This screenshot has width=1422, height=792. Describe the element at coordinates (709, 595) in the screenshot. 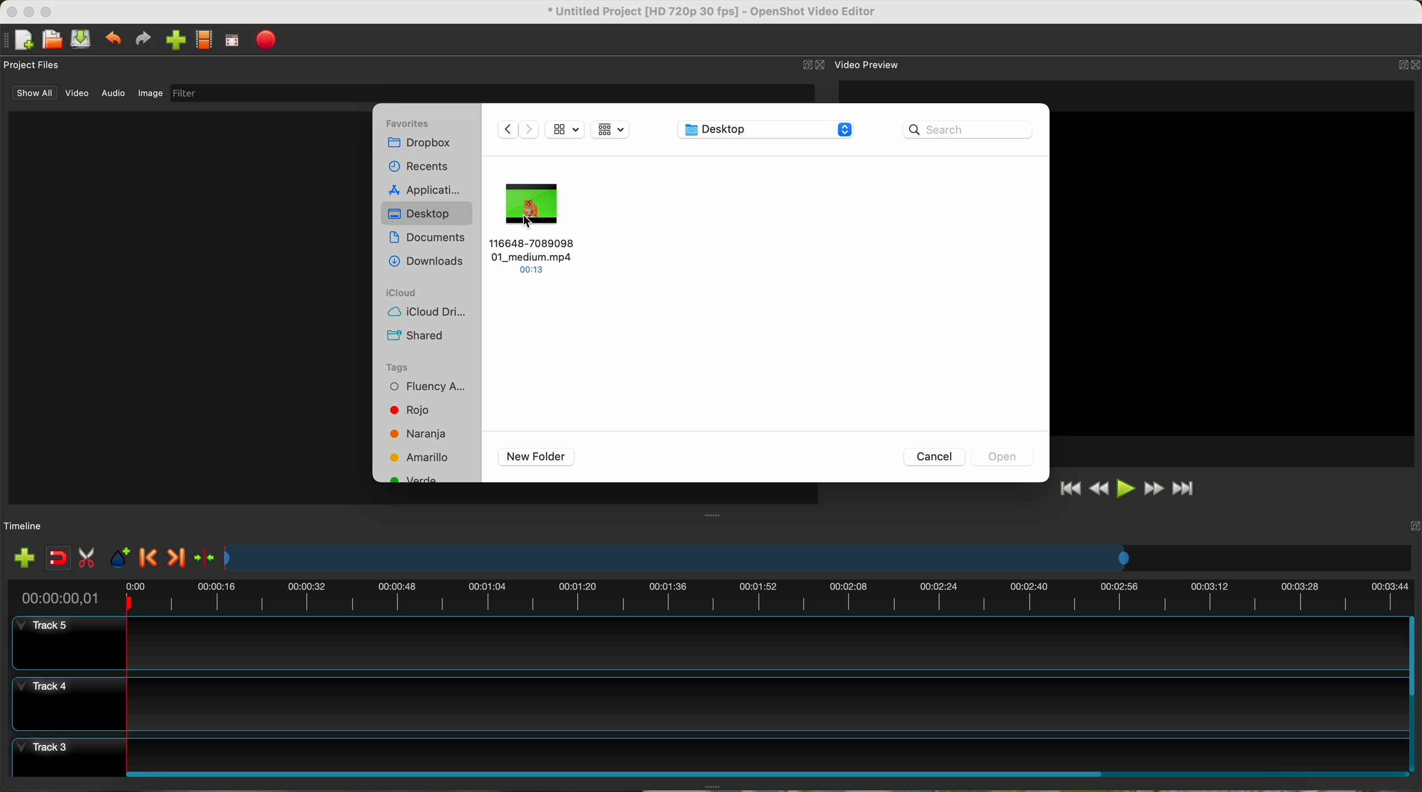

I see `timeline` at that location.